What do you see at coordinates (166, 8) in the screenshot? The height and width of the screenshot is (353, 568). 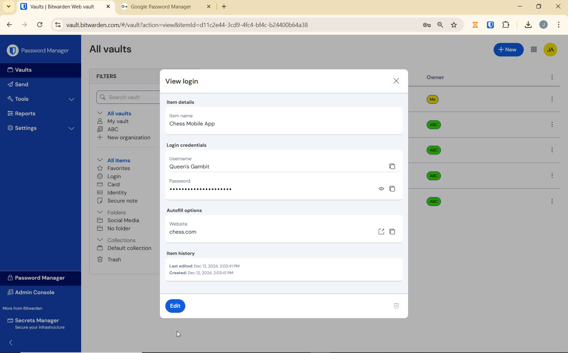 I see `tab` at bounding box center [166, 8].